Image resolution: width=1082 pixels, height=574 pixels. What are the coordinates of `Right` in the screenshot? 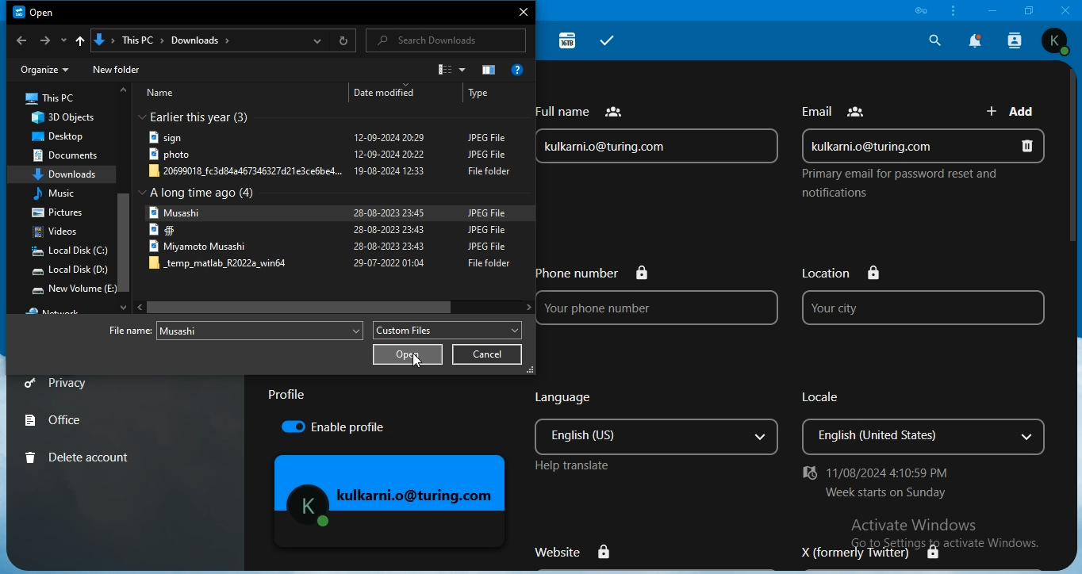 It's located at (520, 304).